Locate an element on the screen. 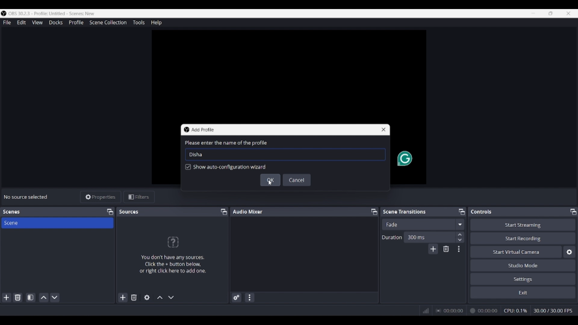  Panel title is located at coordinates (11, 212).